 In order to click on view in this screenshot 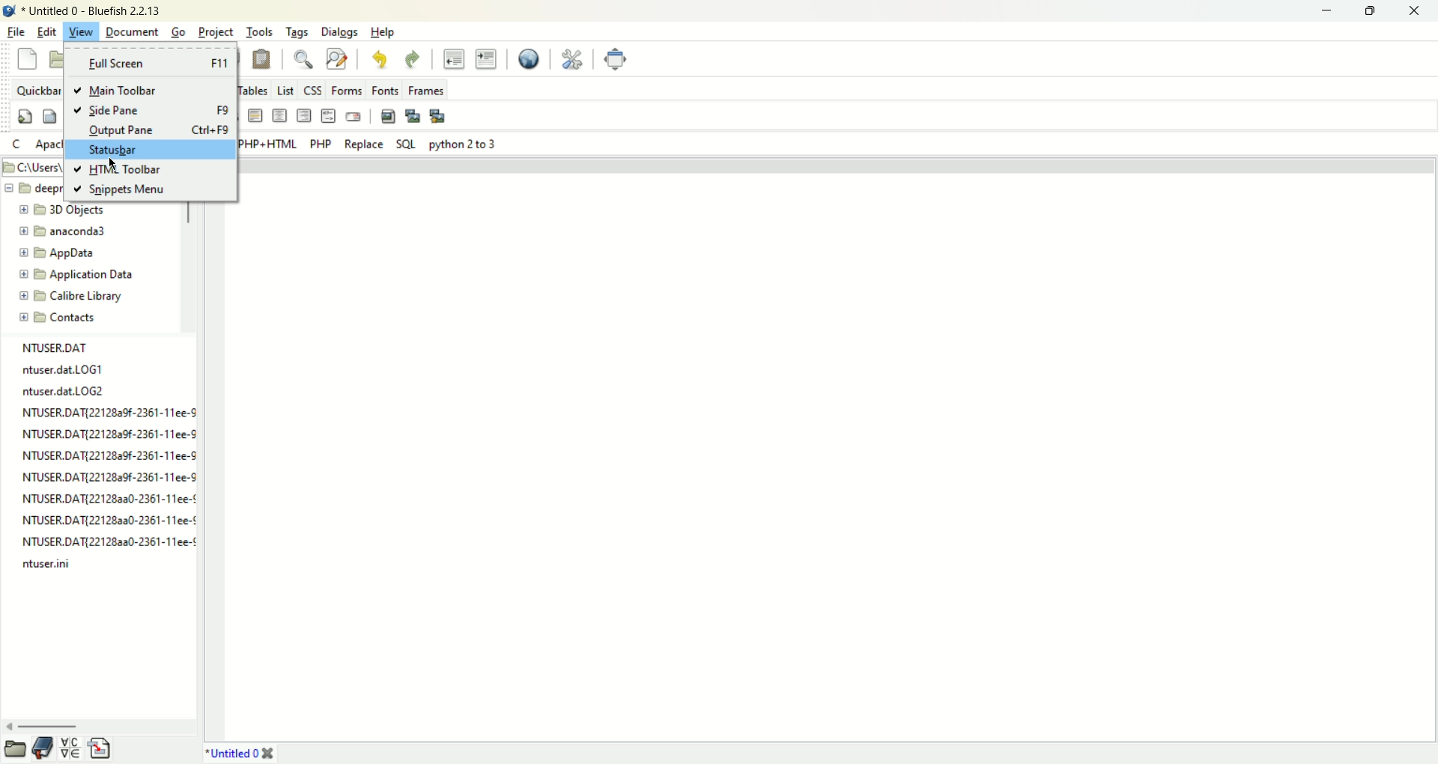, I will do `click(80, 34)`.